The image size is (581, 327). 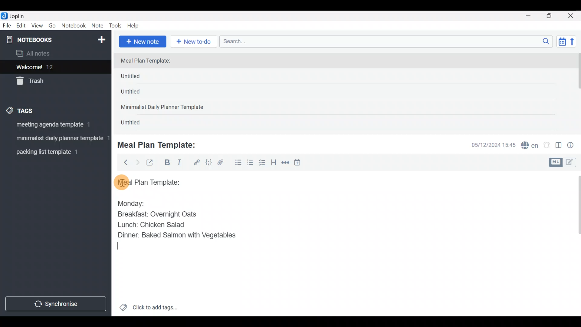 I want to click on Toggle external editing, so click(x=152, y=163).